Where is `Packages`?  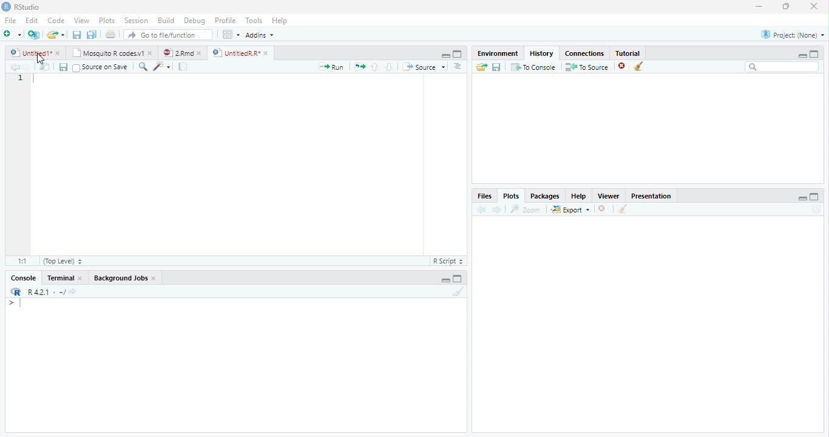
Packages is located at coordinates (544, 196).